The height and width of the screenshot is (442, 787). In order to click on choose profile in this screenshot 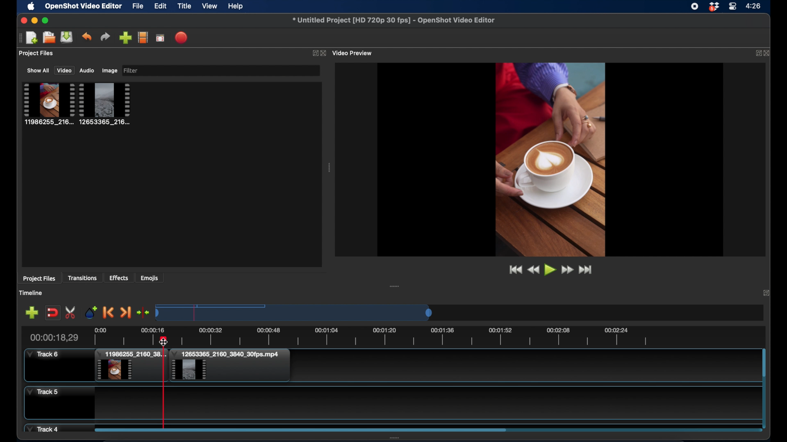, I will do `click(143, 37)`.